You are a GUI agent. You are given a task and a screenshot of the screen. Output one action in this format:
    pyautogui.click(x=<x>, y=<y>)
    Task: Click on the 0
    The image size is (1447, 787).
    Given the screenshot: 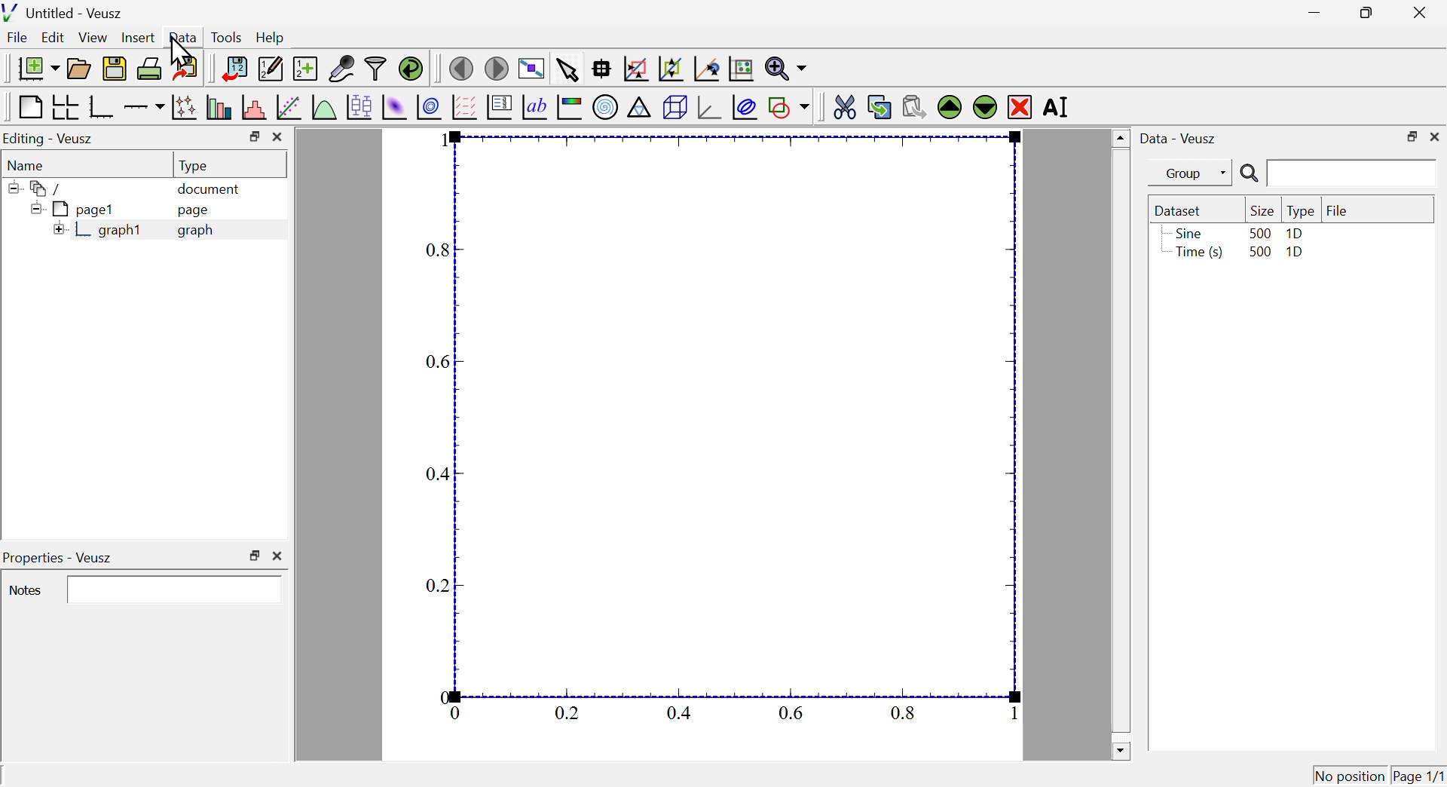 What is the action you would take?
    pyautogui.click(x=444, y=696)
    